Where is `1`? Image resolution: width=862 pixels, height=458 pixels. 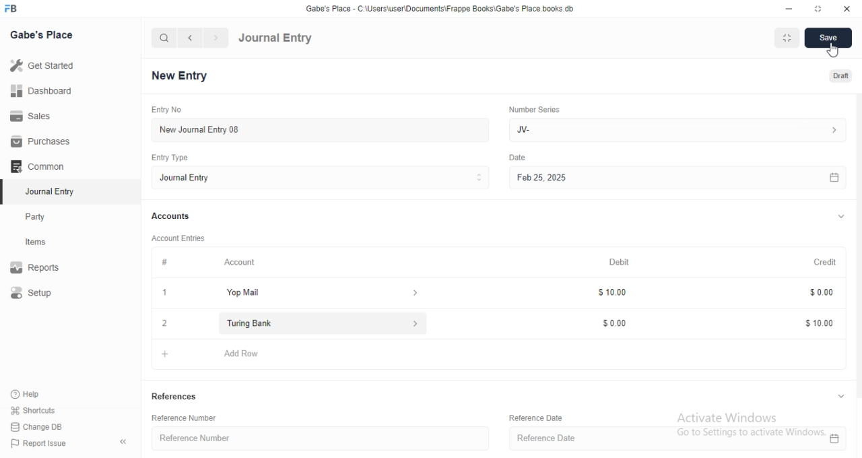
1 is located at coordinates (165, 293).